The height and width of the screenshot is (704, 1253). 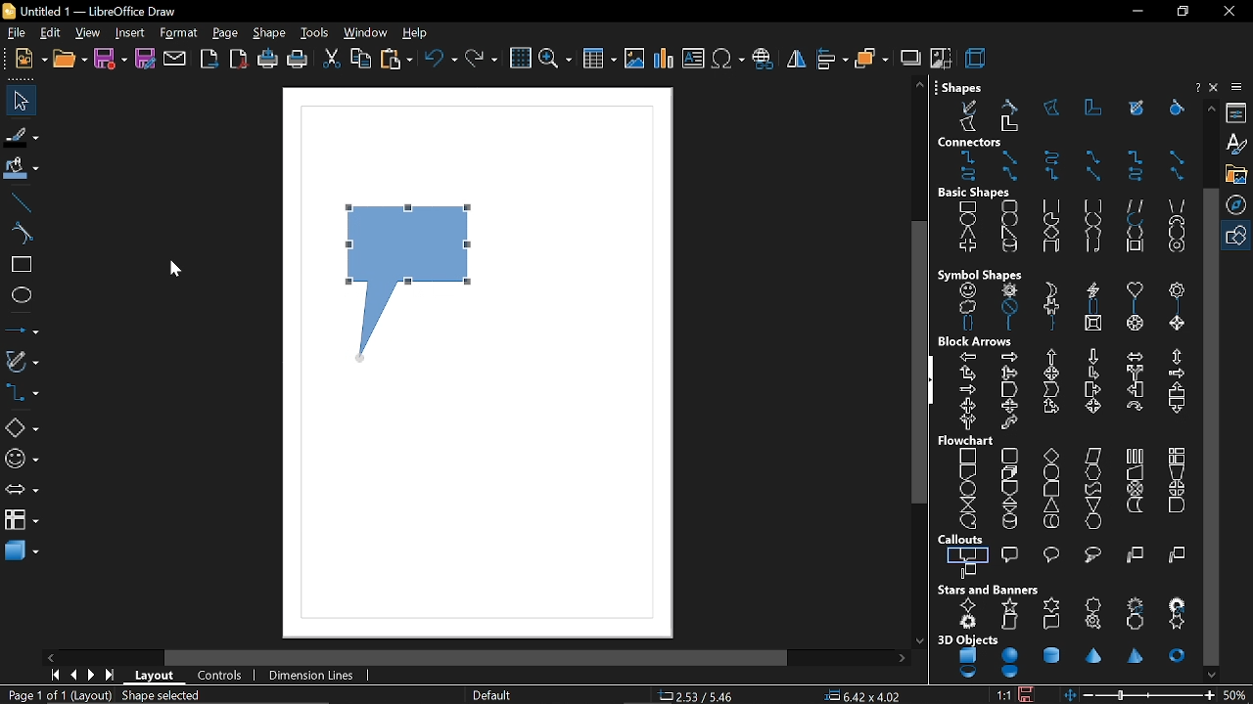 I want to click on resize shape, so click(x=158, y=695).